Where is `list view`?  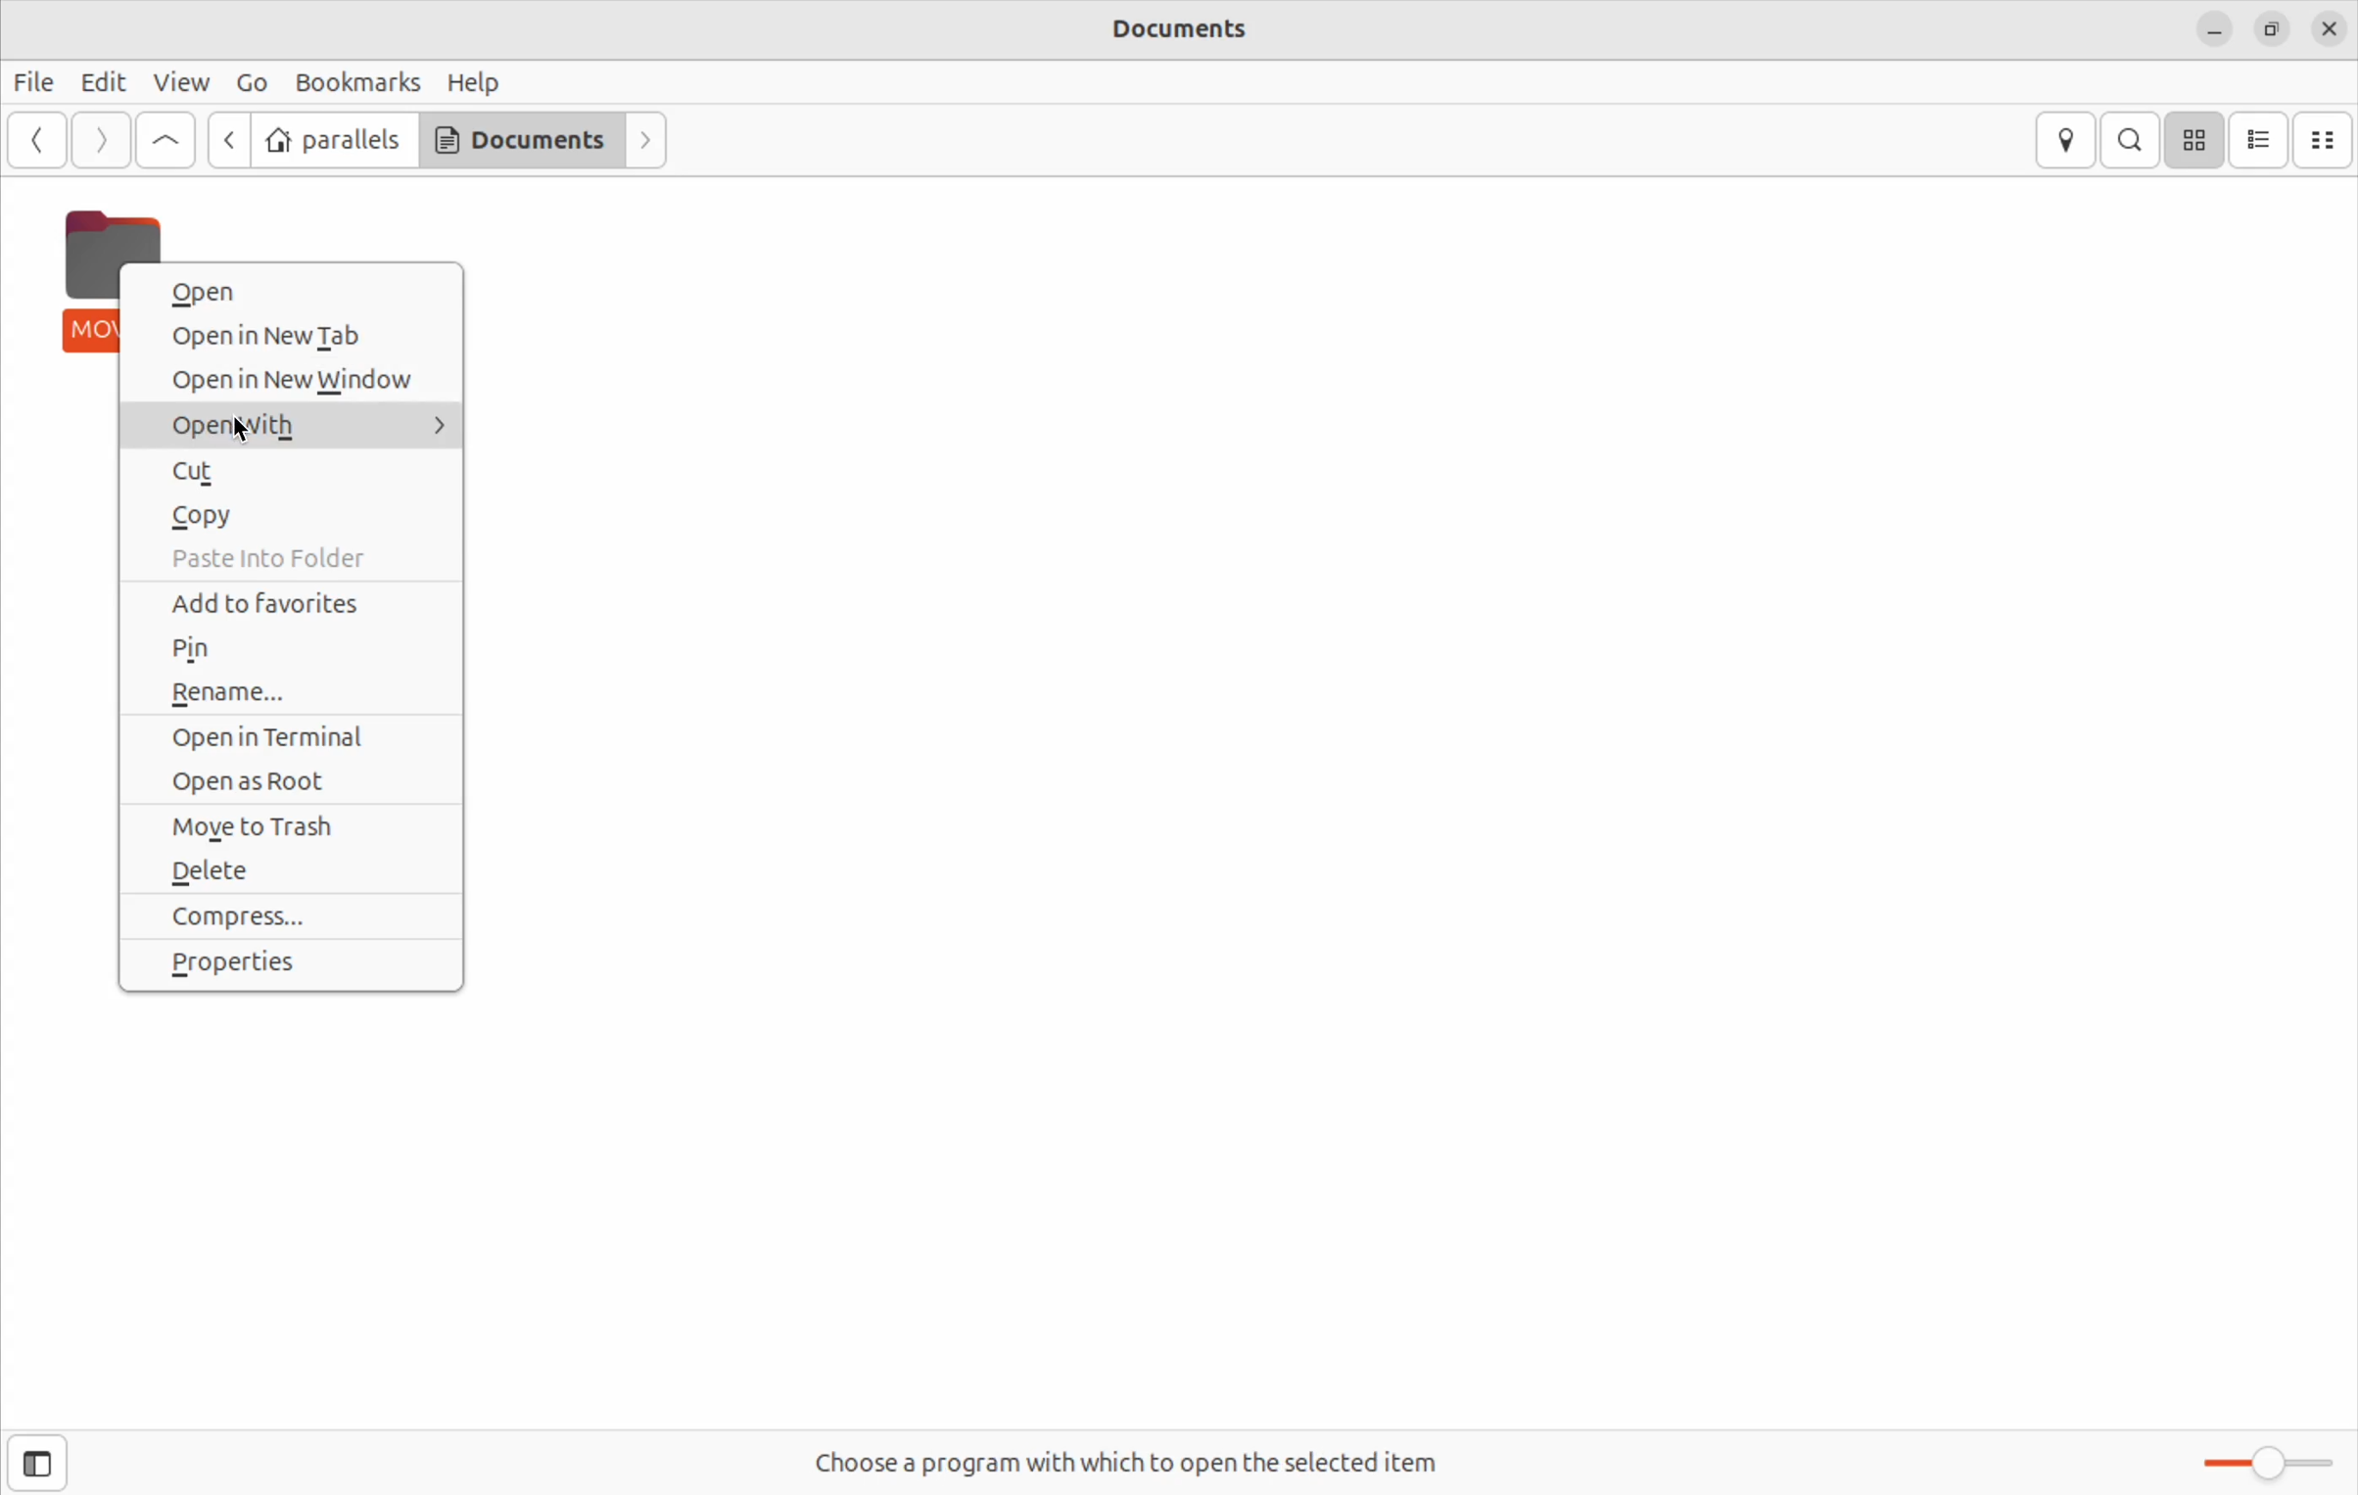 list view is located at coordinates (2261, 141).